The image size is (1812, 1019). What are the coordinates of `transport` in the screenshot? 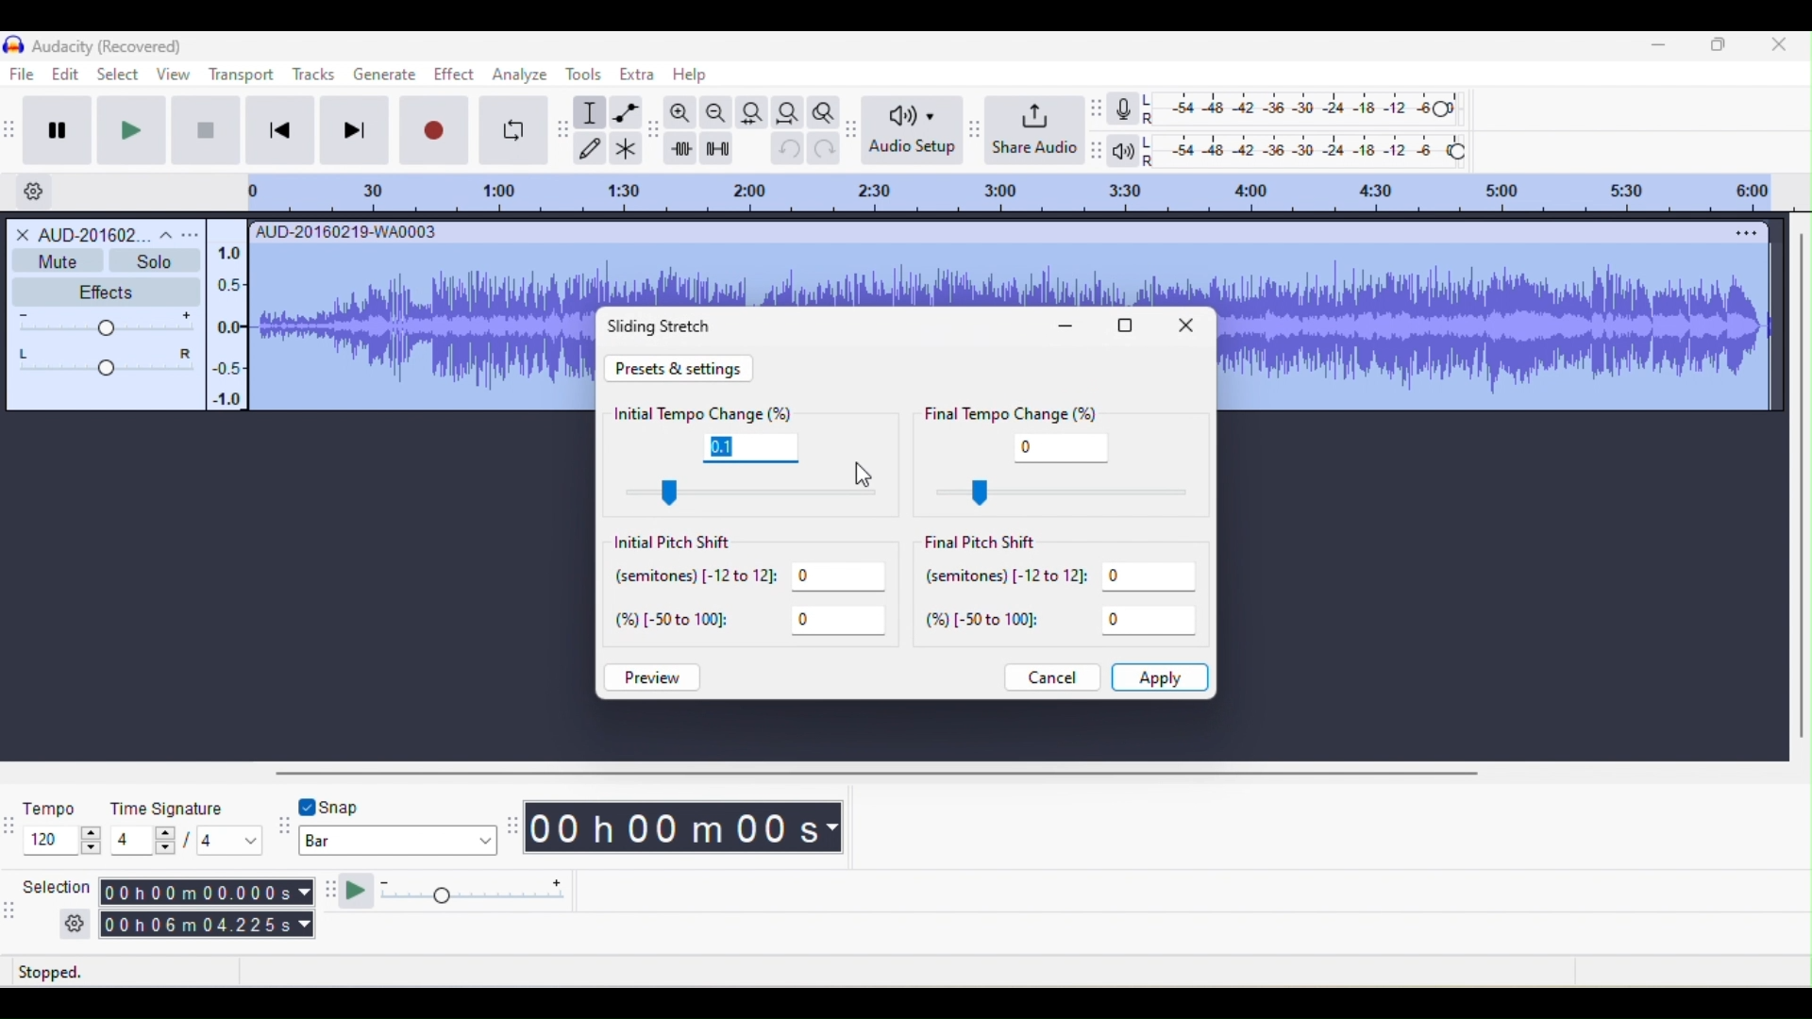 It's located at (241, 75).